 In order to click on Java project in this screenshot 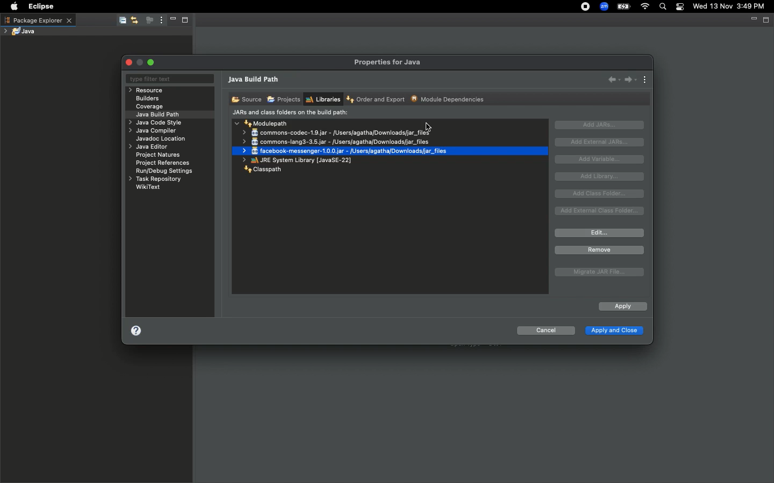, I will do `click(22, 31)`.